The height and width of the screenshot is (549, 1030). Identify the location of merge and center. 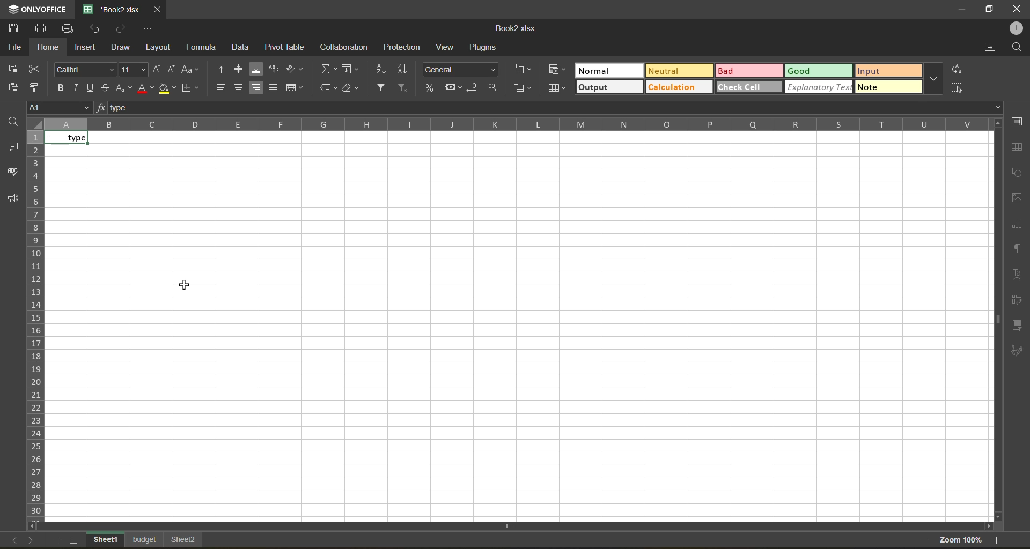
(296, 88).